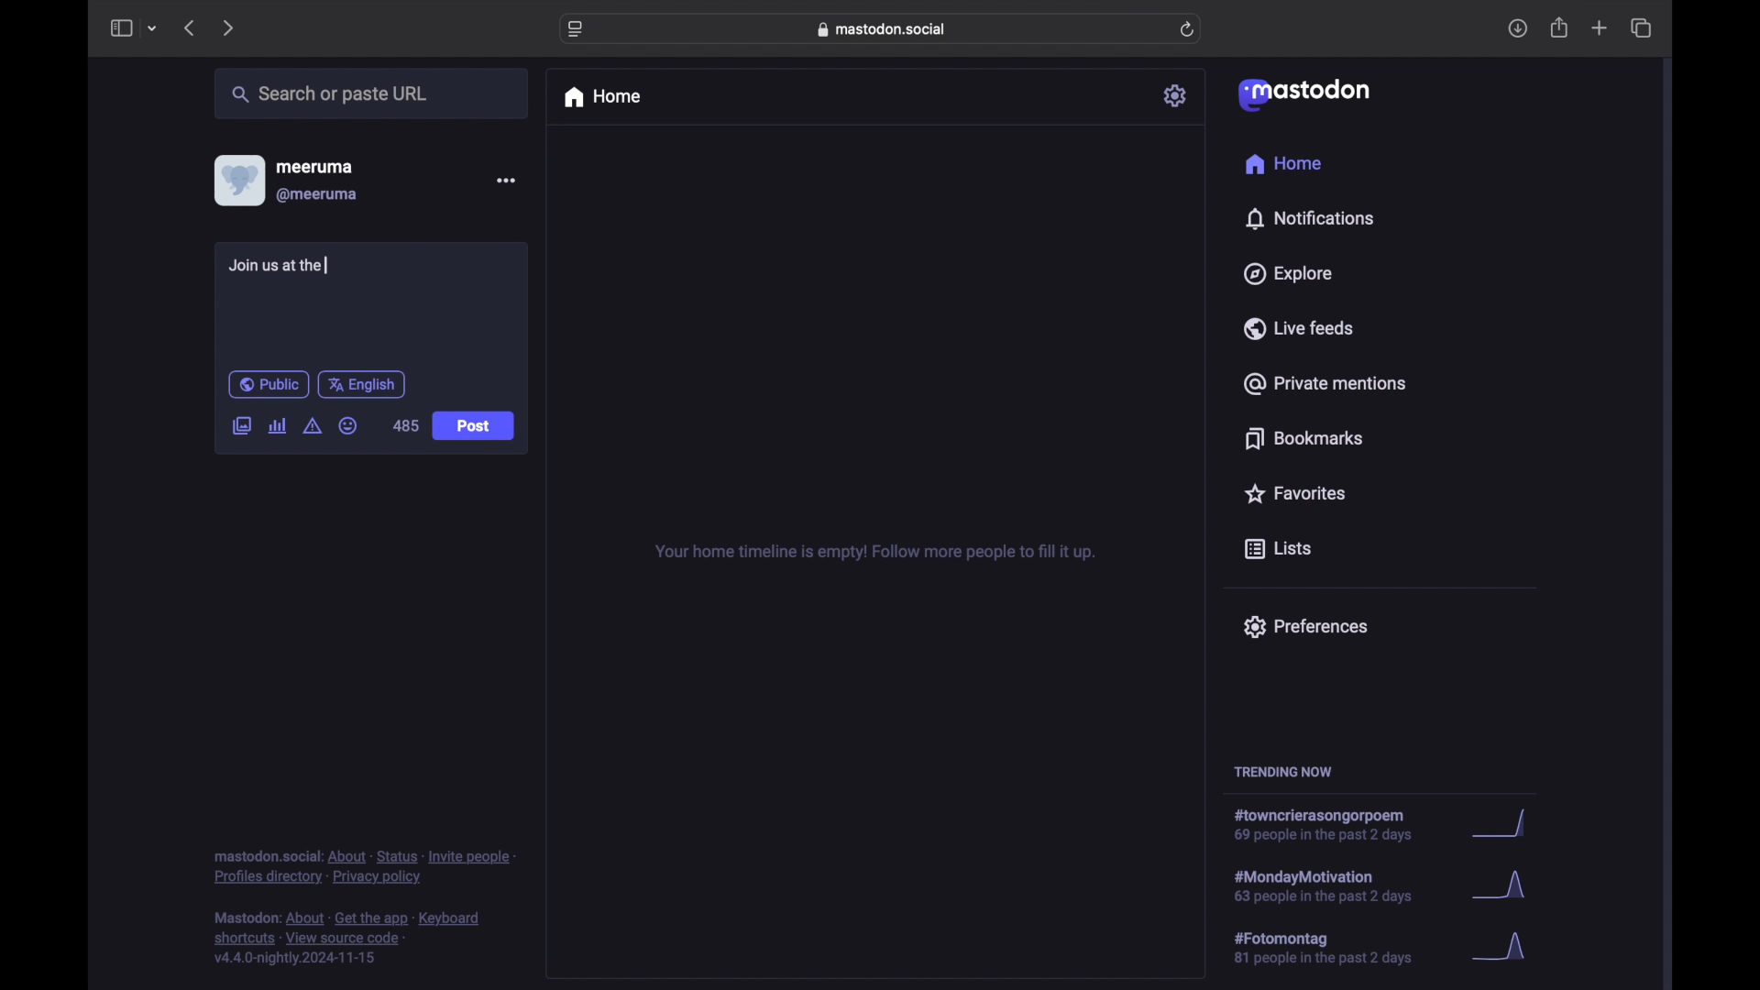 The image size is (1760, 990). Describe the element at coordinates (506, 181) in the screenshot. I see `more options` at that location.